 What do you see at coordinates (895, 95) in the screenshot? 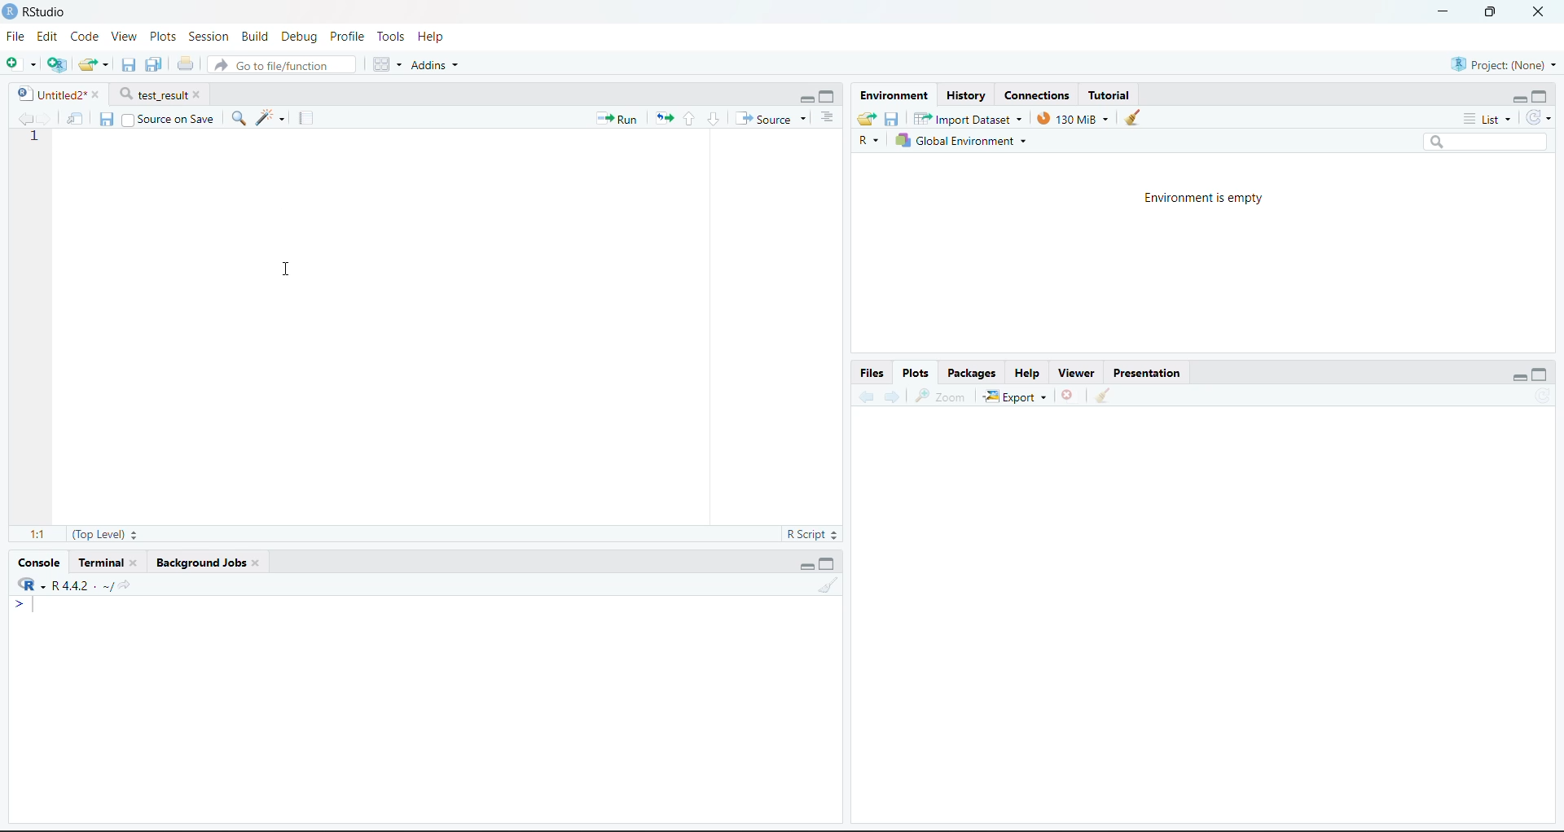
I see `Environment` at bounding box center [895, 95].